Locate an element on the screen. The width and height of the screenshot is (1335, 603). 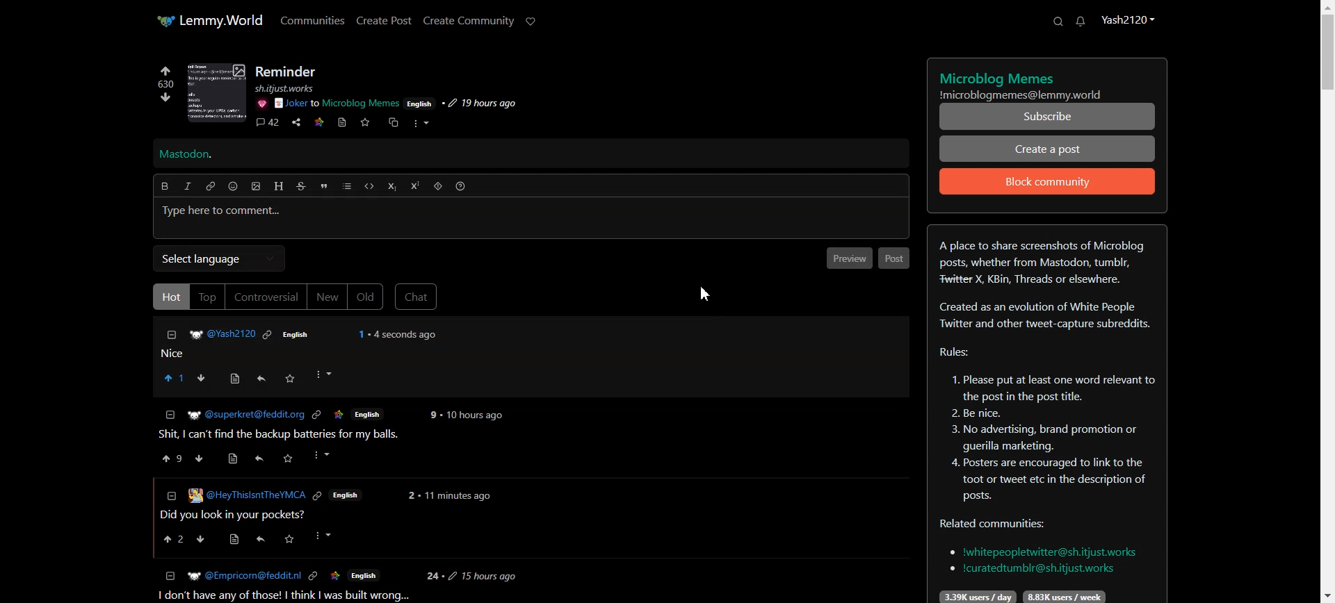
 is located at coordinates (318, 417).